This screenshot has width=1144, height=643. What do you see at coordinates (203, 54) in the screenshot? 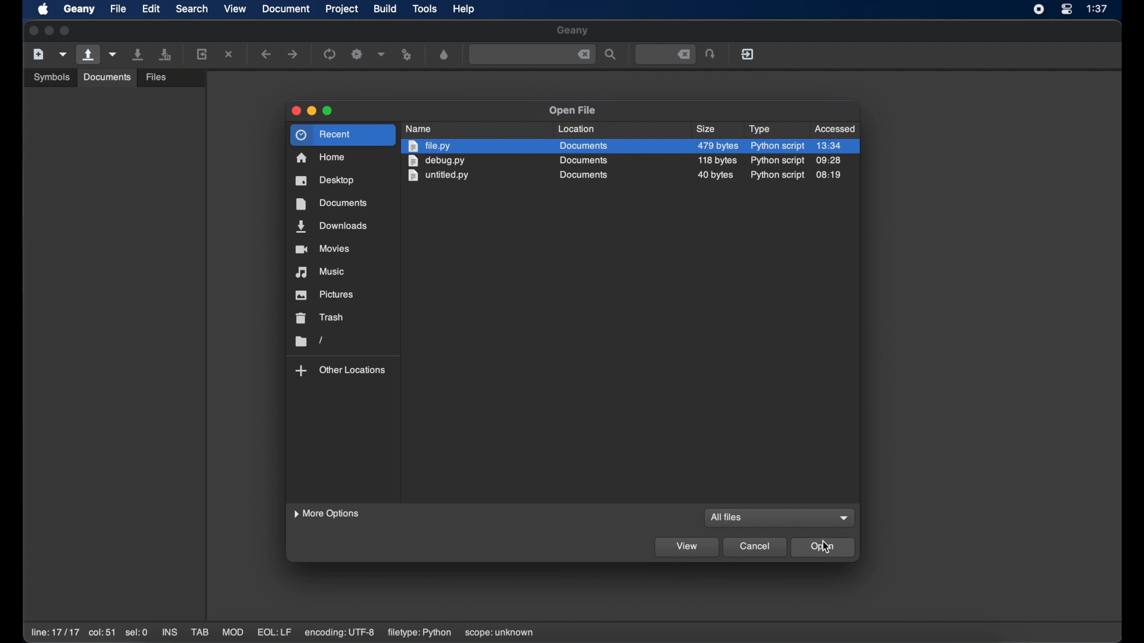
I see `reload the current file from disk` at bounding box center [203, 54].